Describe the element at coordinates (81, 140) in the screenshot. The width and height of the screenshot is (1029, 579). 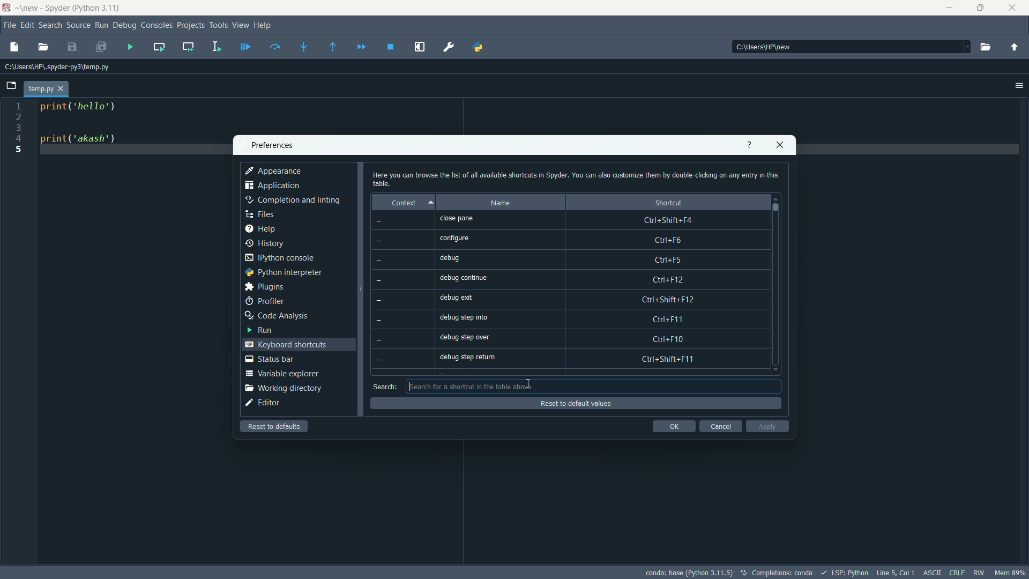
I see `print( ‘akash')` at that location.